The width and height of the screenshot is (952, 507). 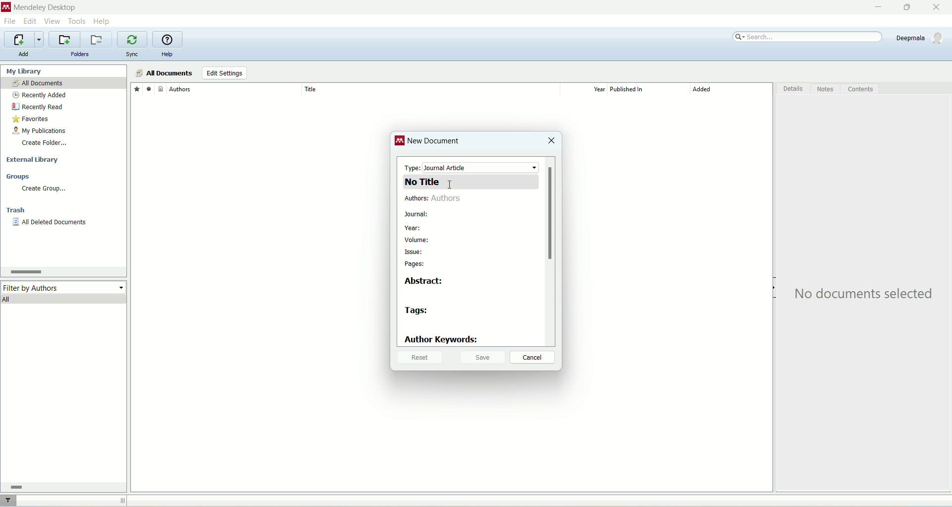 What do you see at coordinates (827, 89) in the screenshot?
I see `notes` at bounding box center [827, 89].